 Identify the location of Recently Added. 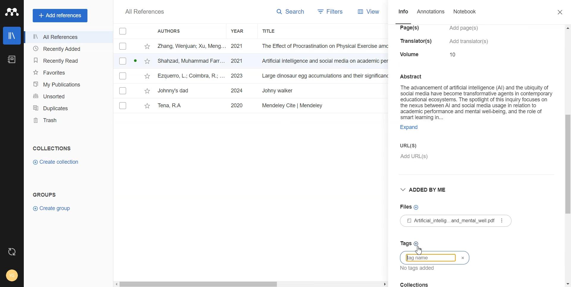
(68, 49).